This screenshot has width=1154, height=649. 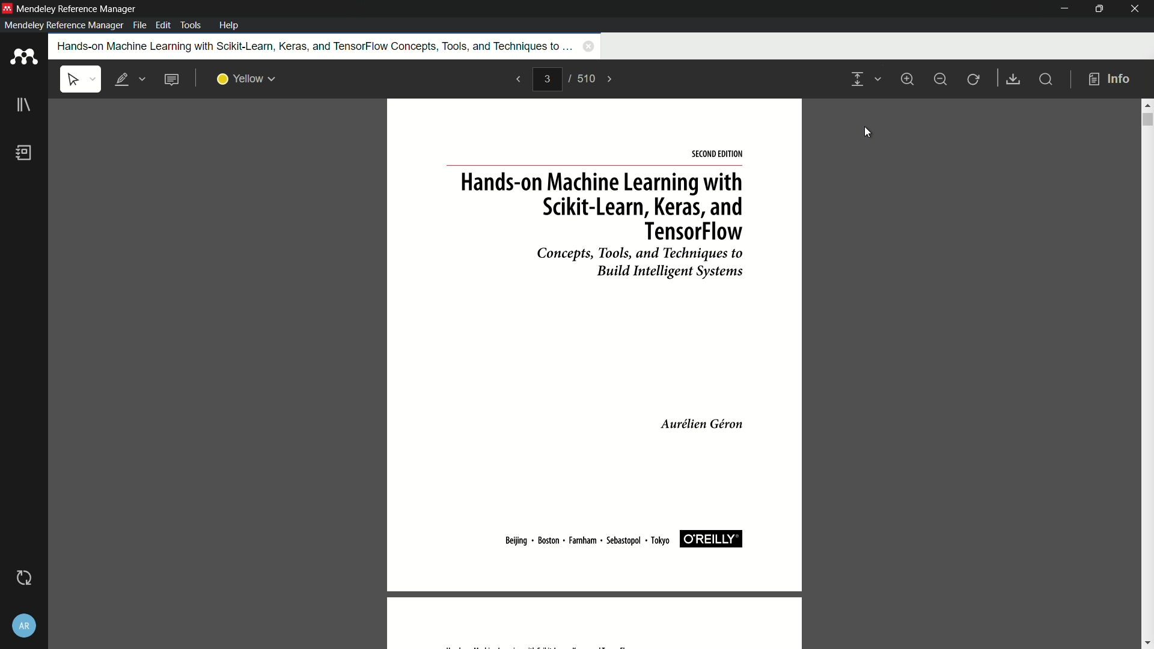 What do you see at coordinates (1099, 9) in the screenshot?
I see `maximize` at bounding box center [1099, 9].